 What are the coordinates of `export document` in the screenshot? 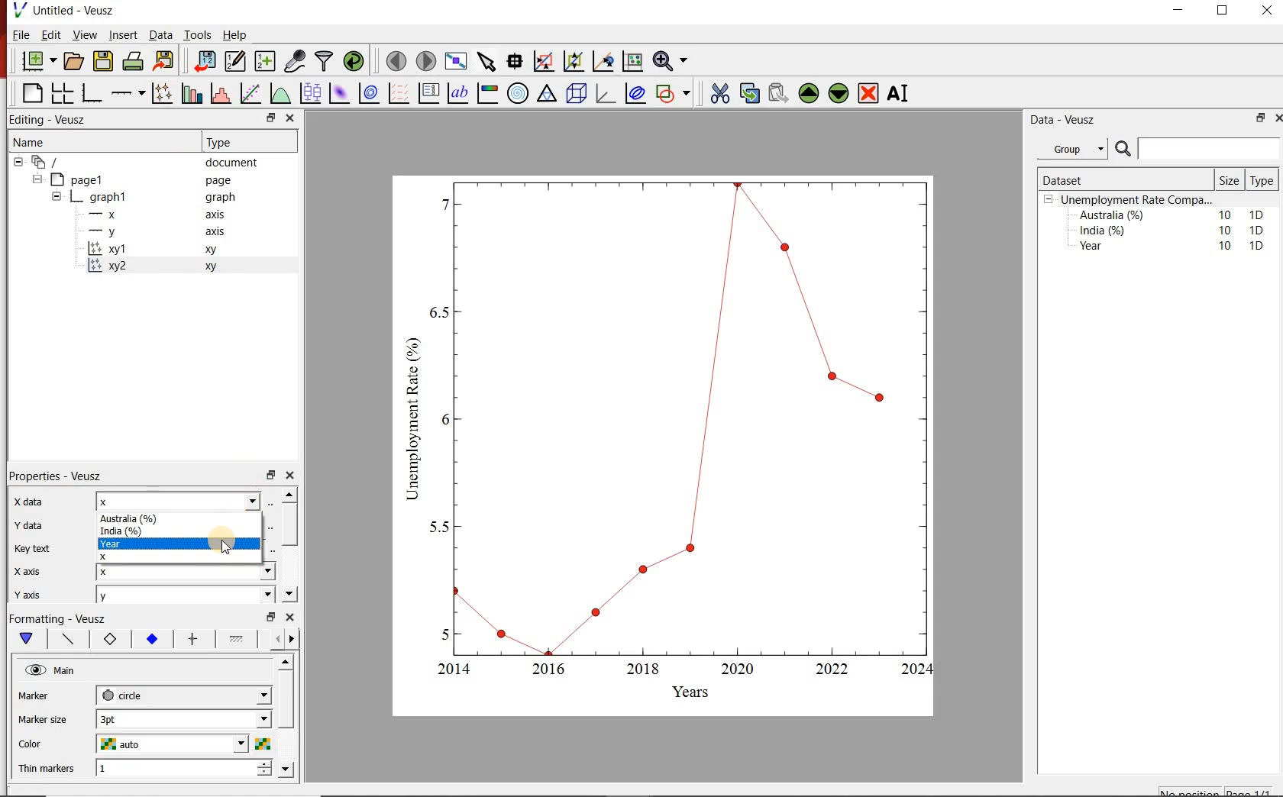 It's located at (166, 60).